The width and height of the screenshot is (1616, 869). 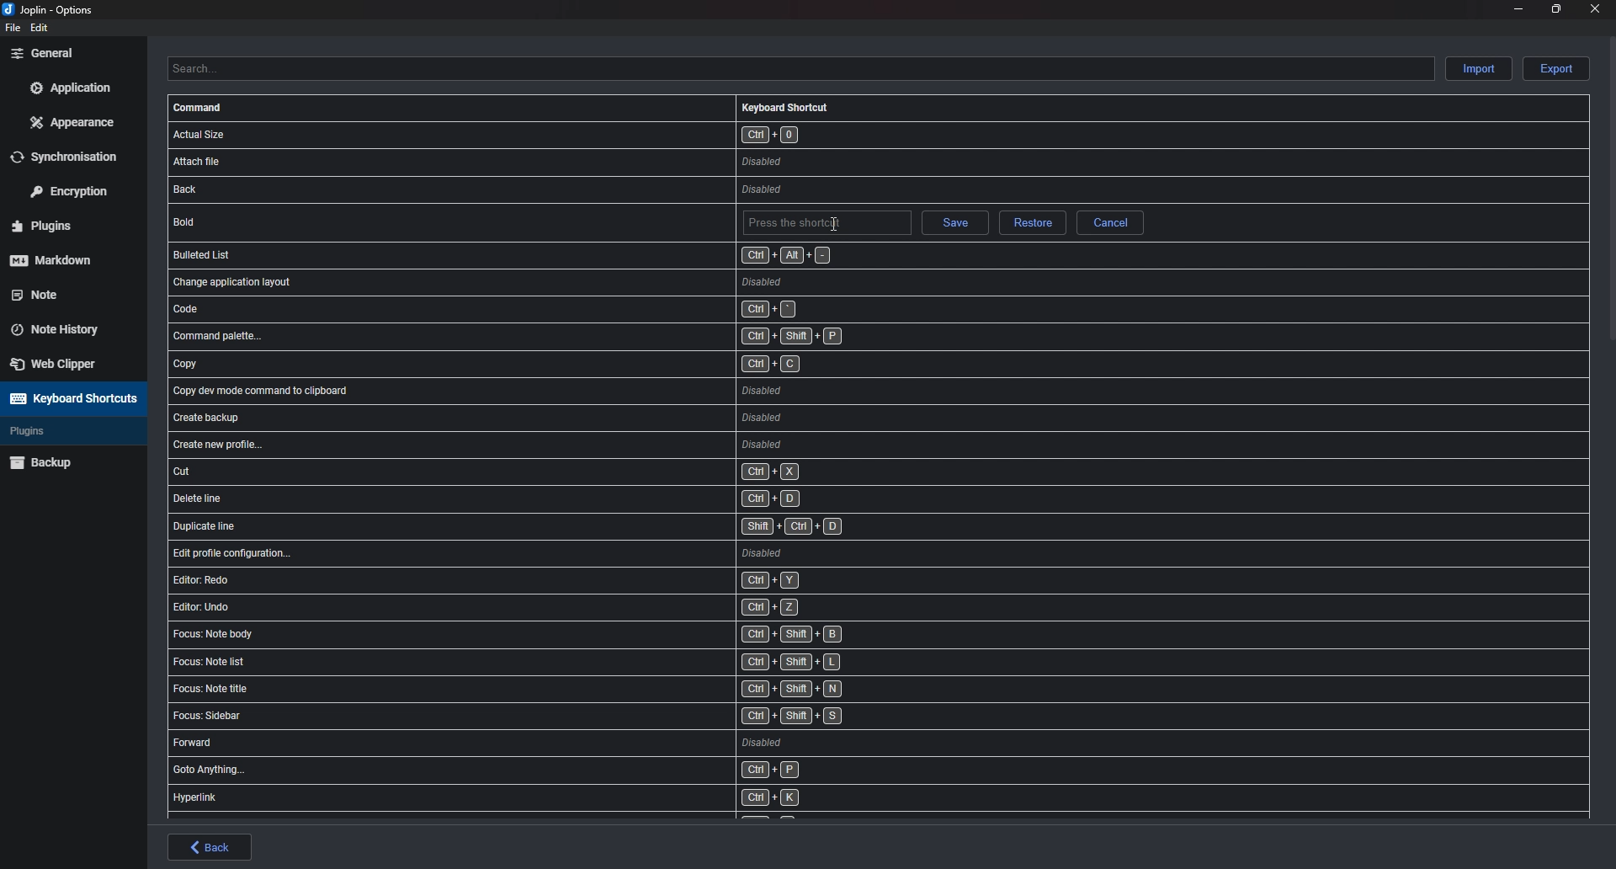 What do you see at coordinates (553, 664) in the screenshot?
I see `shortcut` at bounding box center [553, 664].